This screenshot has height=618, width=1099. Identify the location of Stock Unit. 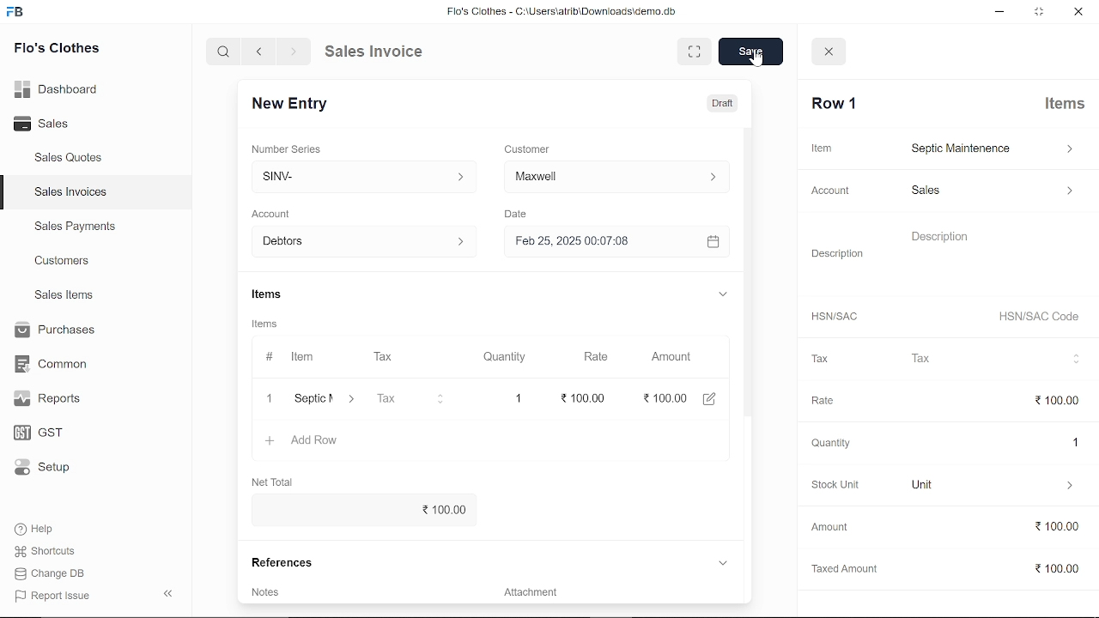
(831, 485).